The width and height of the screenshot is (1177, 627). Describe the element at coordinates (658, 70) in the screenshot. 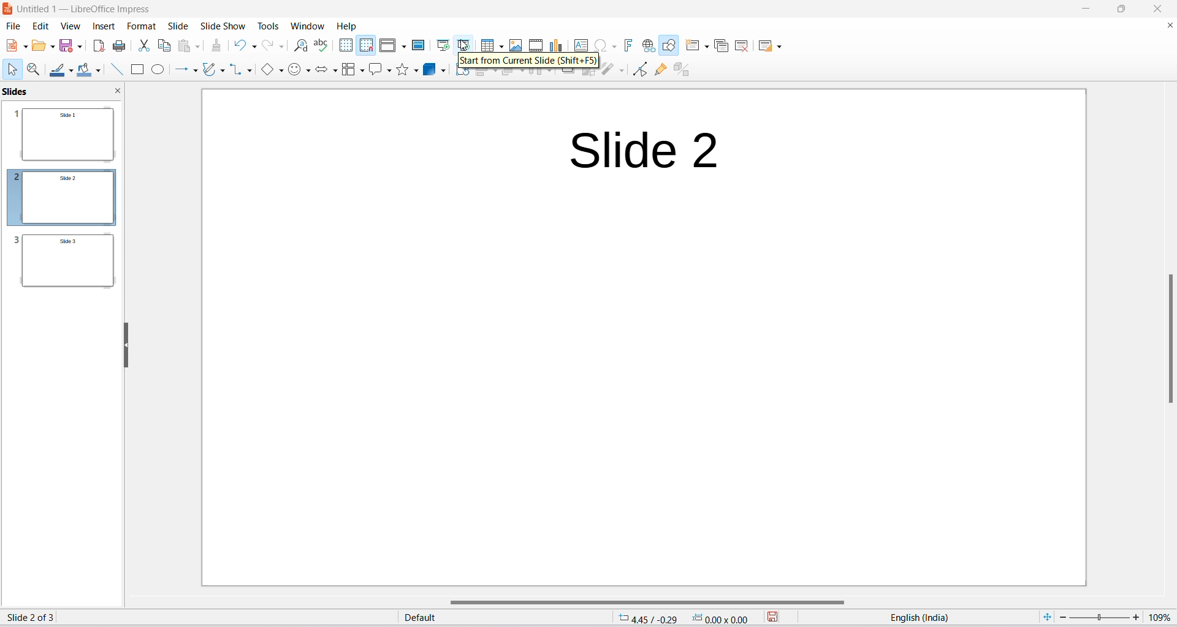

I see `show gluepoint functions` at that location.